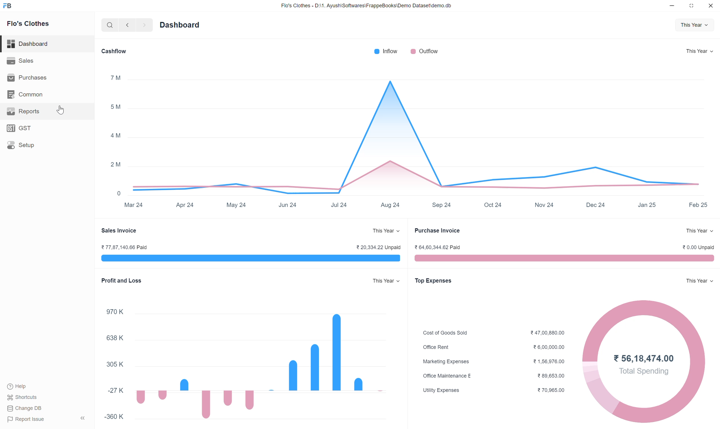 Image resolution: width=720 pixels, height=429 pixels. What do you see at coordinates (180, 25) in the screenshot?
I see `dashboard` at bounding box center [180, 25].